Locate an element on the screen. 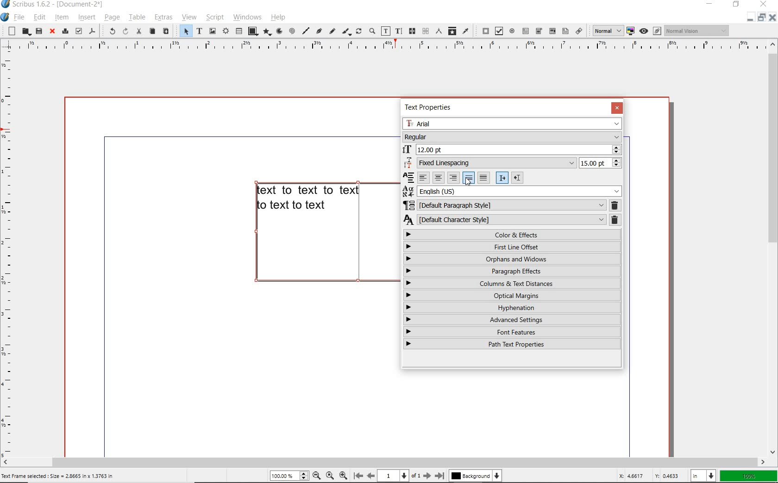  pdf radio button is located at coordinates (512, 31).